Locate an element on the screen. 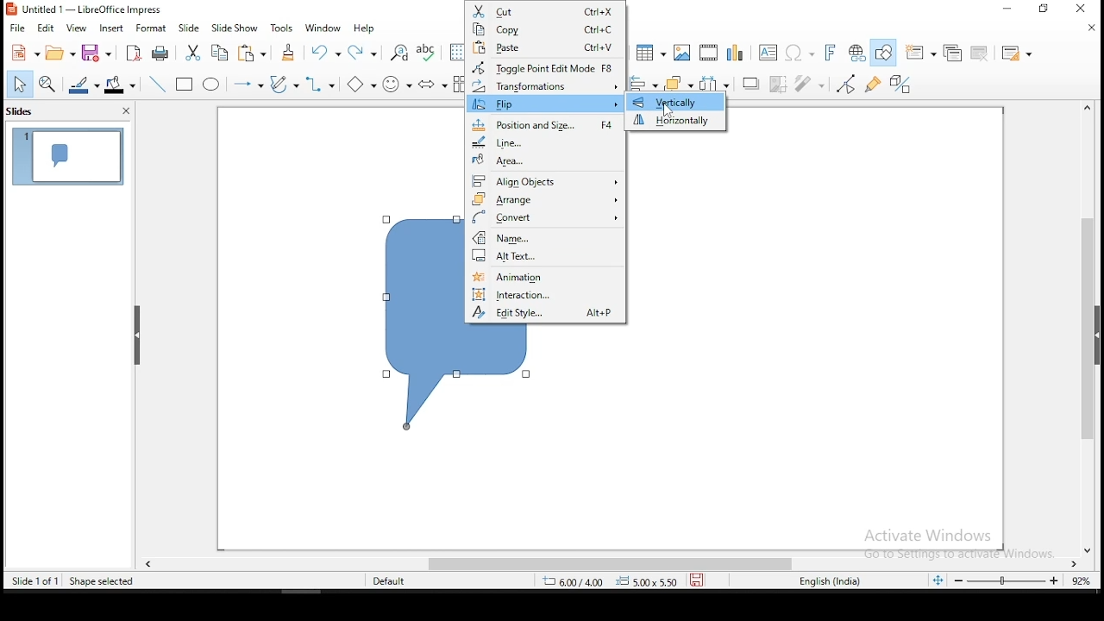  horizontally is located at coordinates (677, 121).